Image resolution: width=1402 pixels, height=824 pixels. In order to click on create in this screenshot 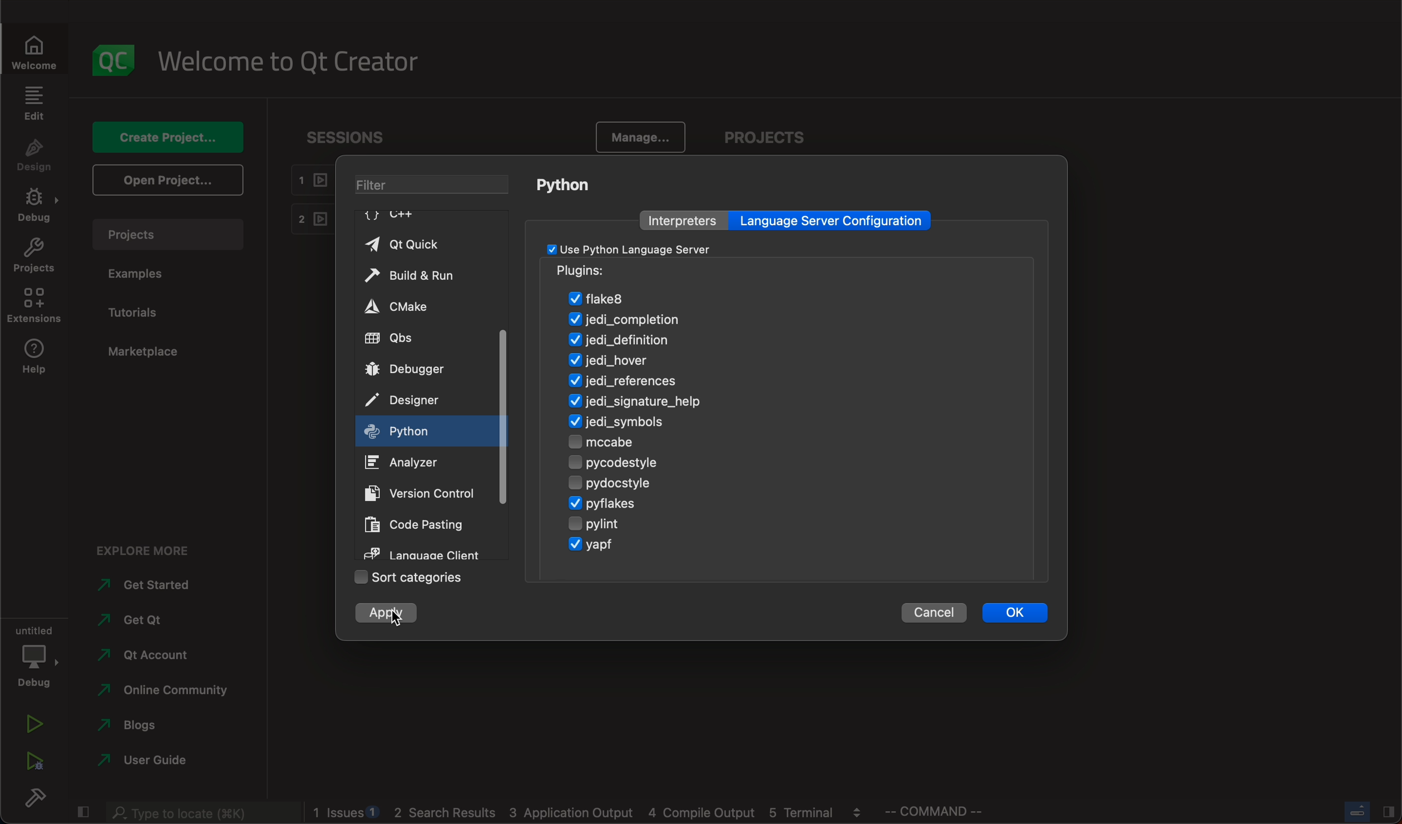, I will do `click(165, 136)`.